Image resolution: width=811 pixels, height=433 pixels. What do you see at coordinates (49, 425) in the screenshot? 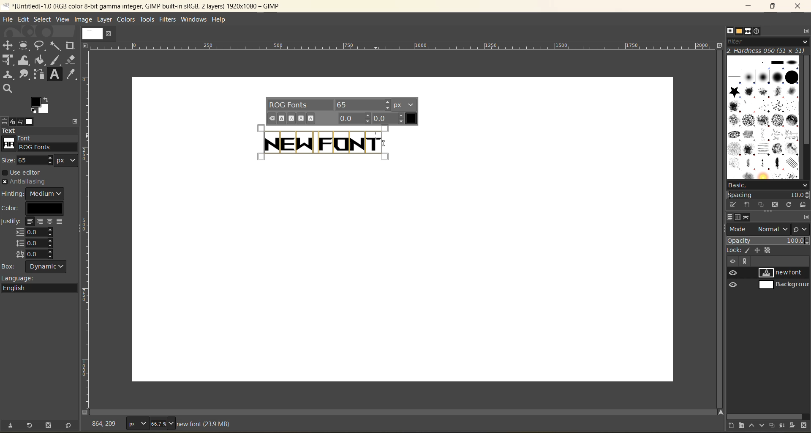
I see `delete tool preset` at bounding box center [49, 425].